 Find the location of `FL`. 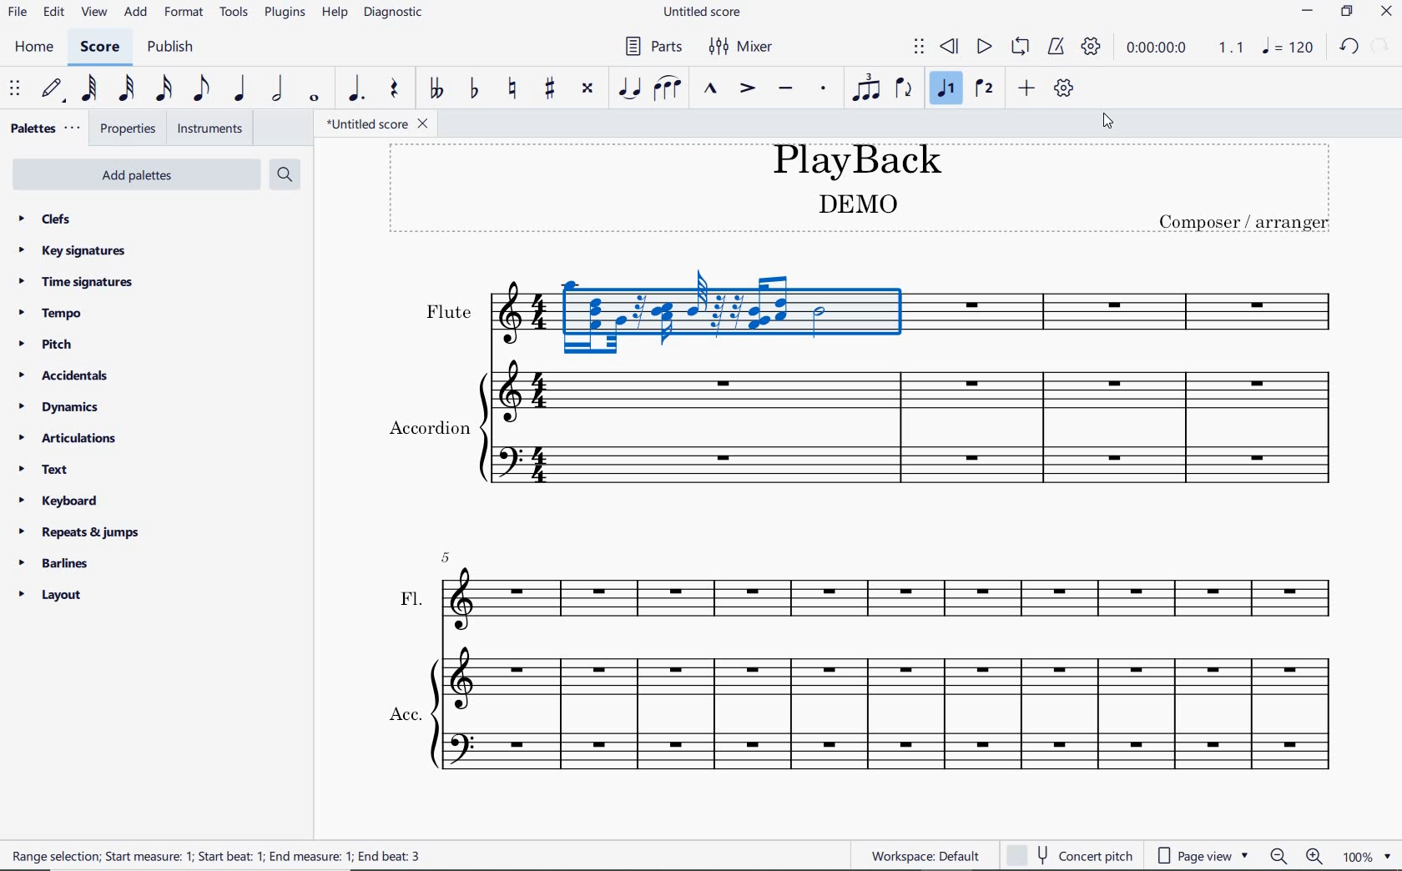

FL is located at coordinates (866, 592).